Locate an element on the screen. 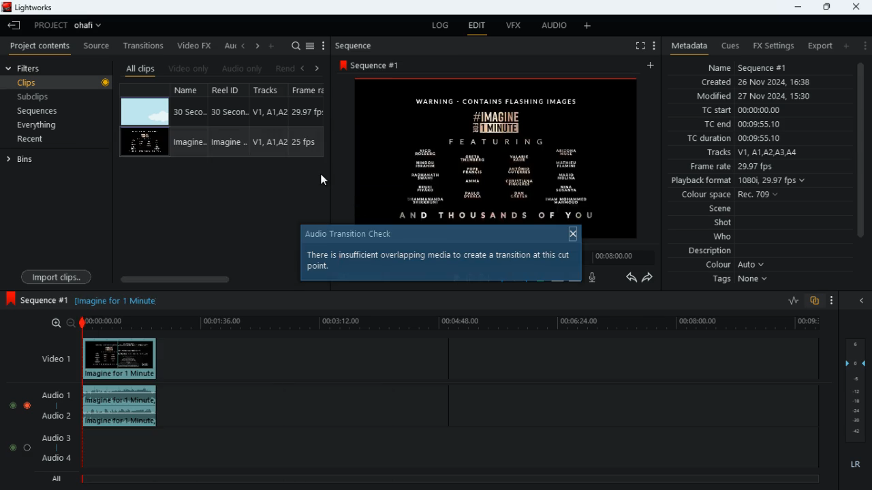 This screenshot has width=872, height=490. tc start is located at coordinates (740, 111).